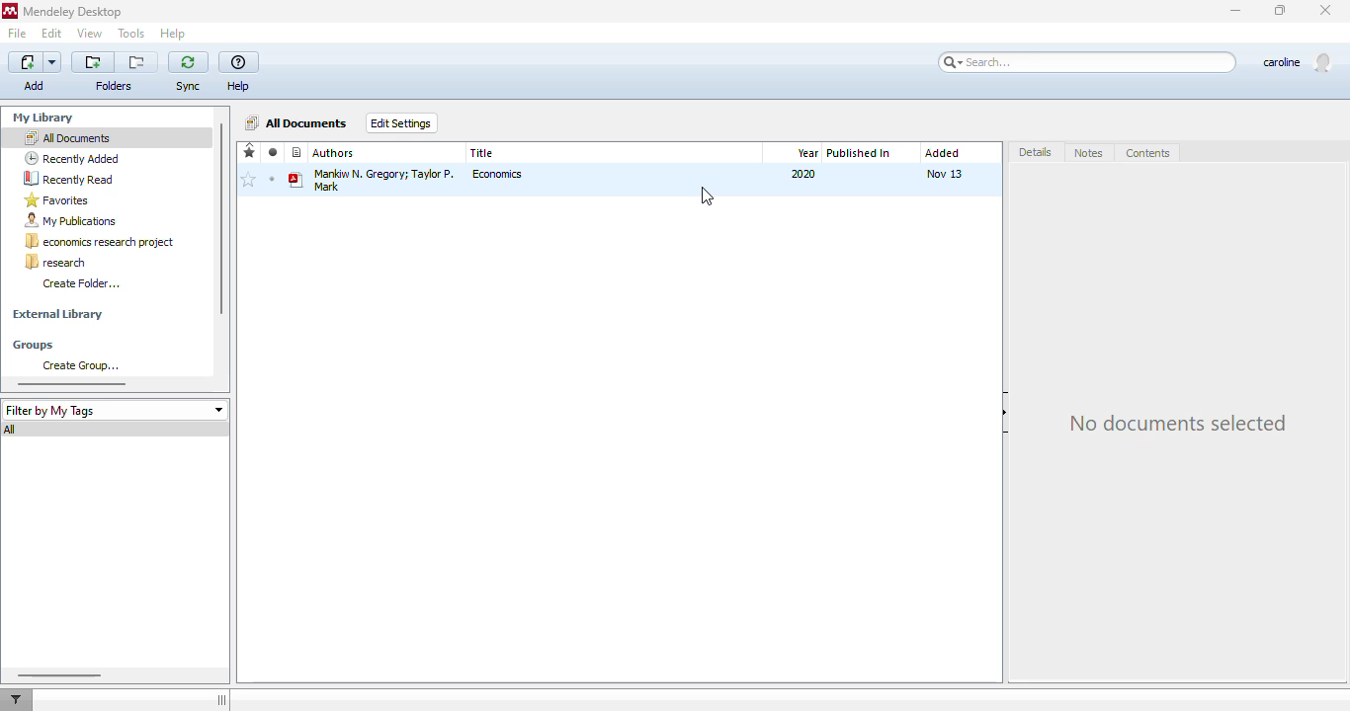 Image resolution: width=1350 pixels, height=711 pixels. What do you see at coordinates (16, 700) in the screenshot?
I see `filter documents by author, tag or publication.` at bounding box center [16, 700].